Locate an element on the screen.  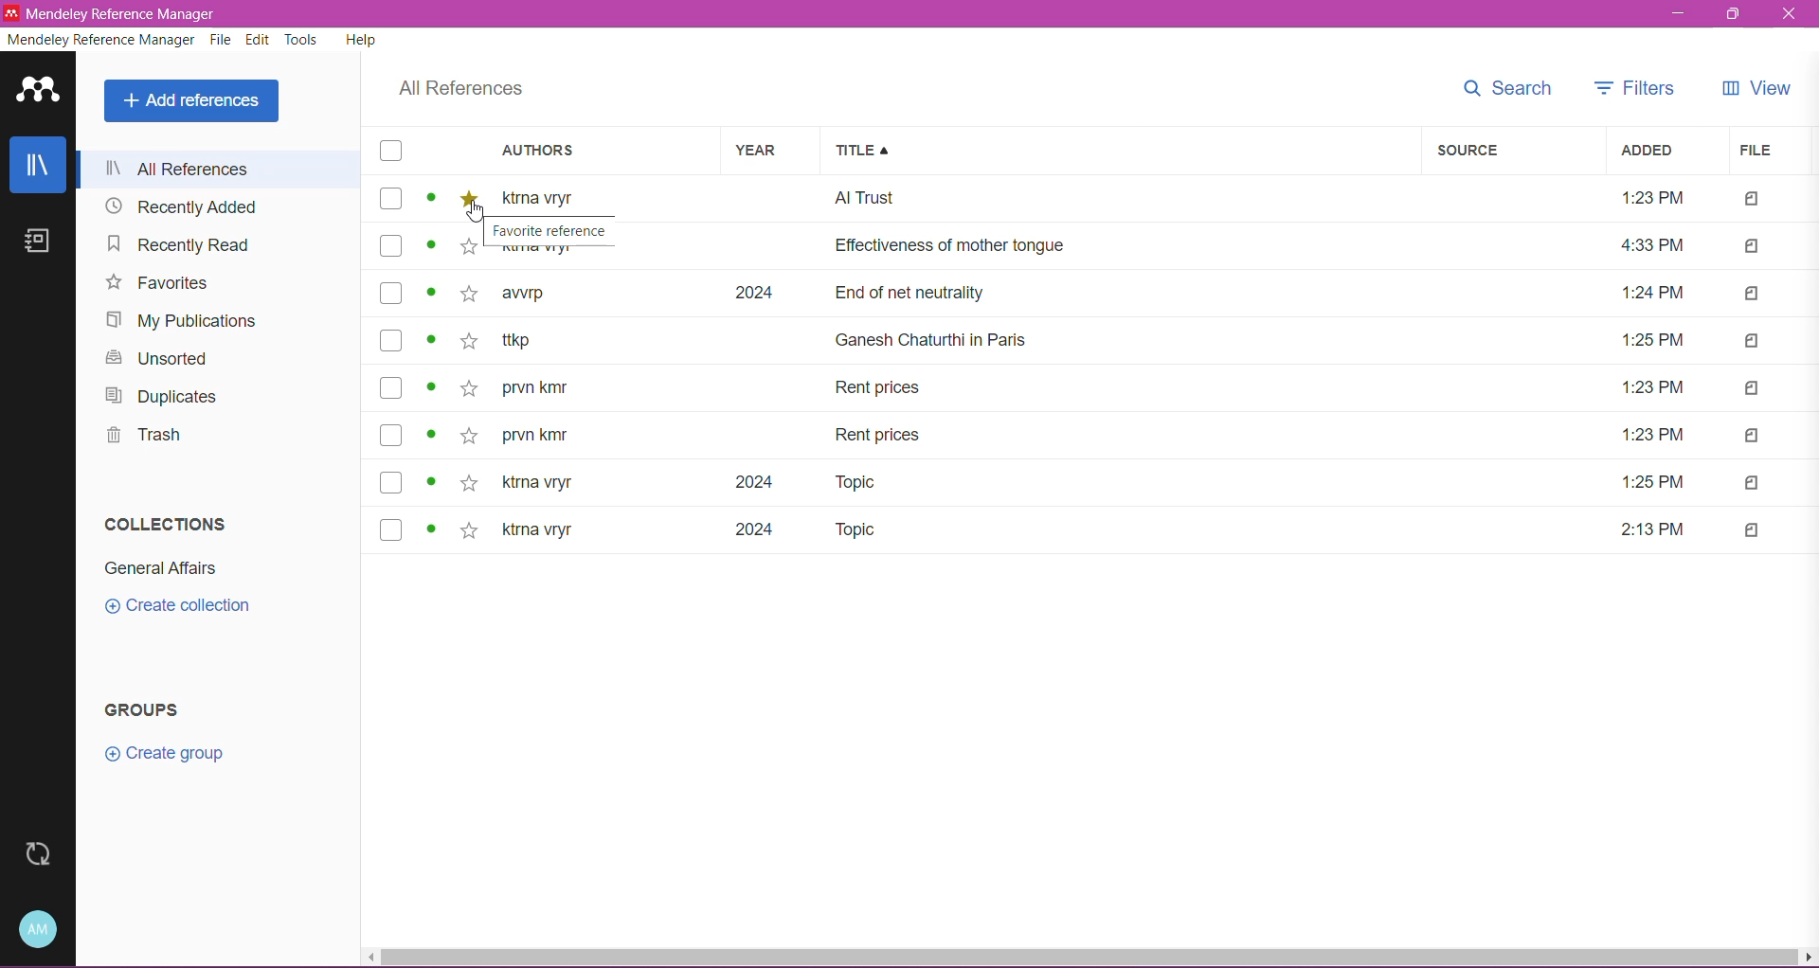
Click to see more details is located at coordinates (432, 198).